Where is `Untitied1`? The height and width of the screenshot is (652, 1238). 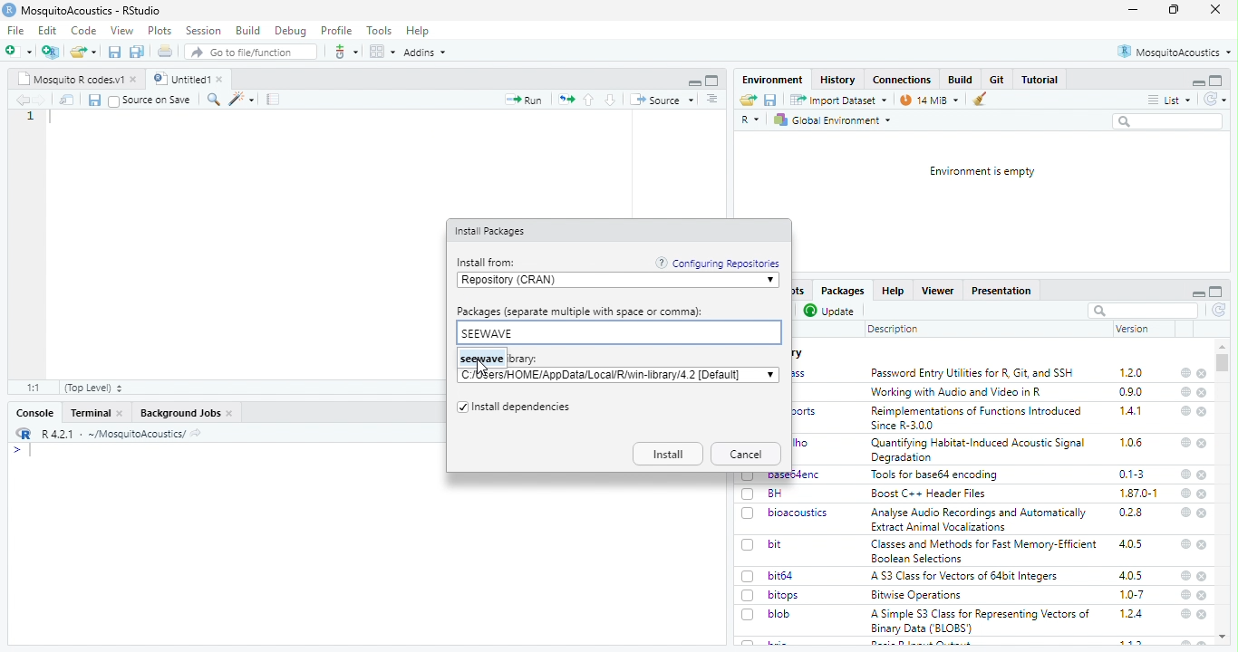
Untitied1 is located at coordinates (179, 79).